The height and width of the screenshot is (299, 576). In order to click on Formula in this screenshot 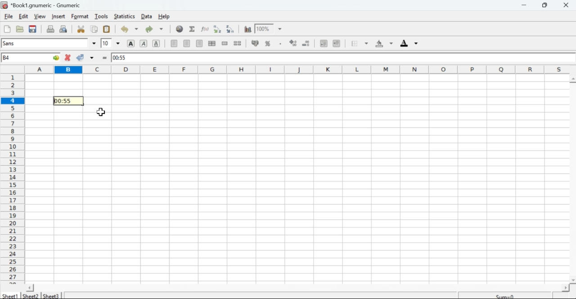, I will do `click(193, 29)`.